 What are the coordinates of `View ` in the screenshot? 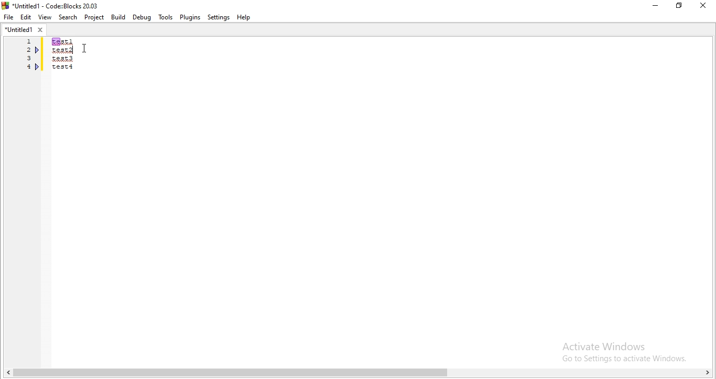 It's located at (45, 17).